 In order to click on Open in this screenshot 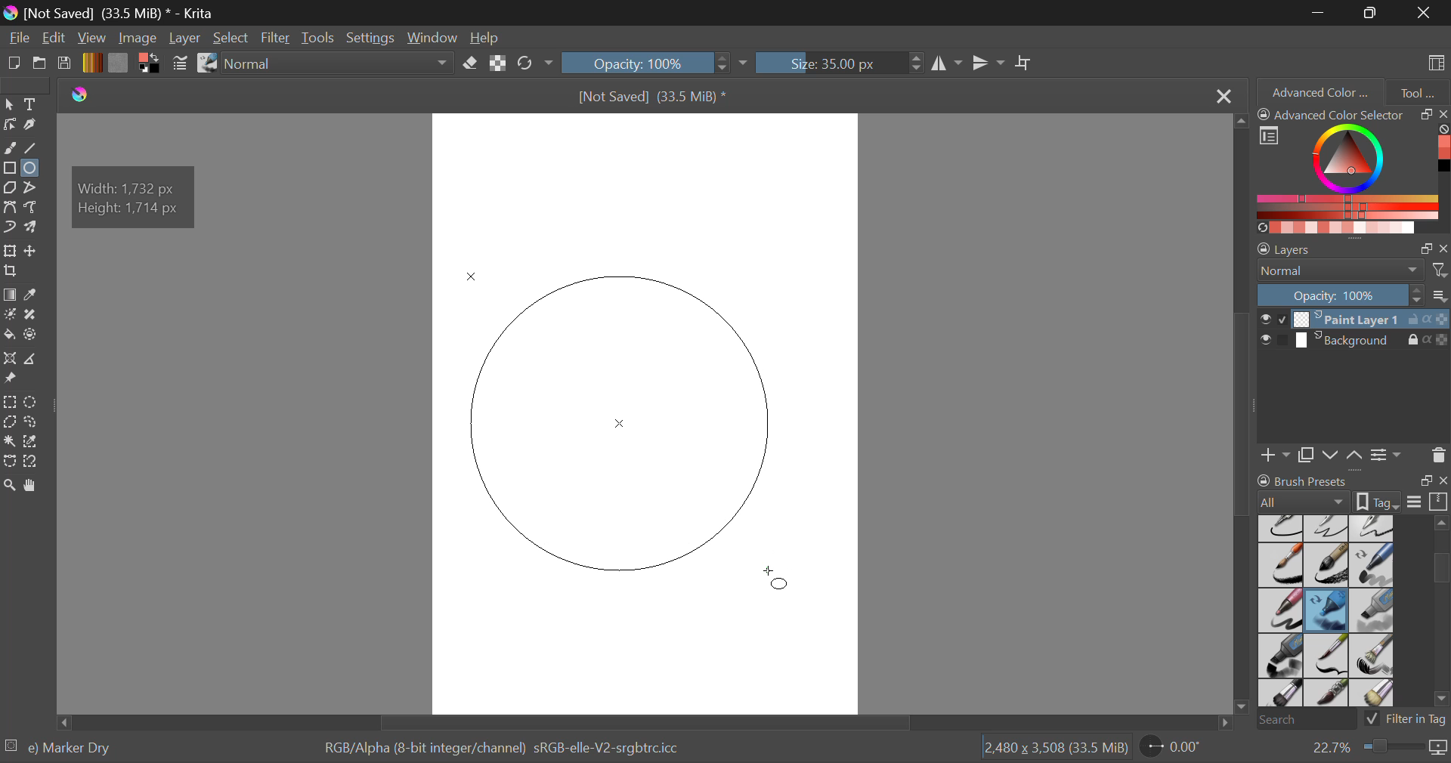, I will do `click(41, 65)`.